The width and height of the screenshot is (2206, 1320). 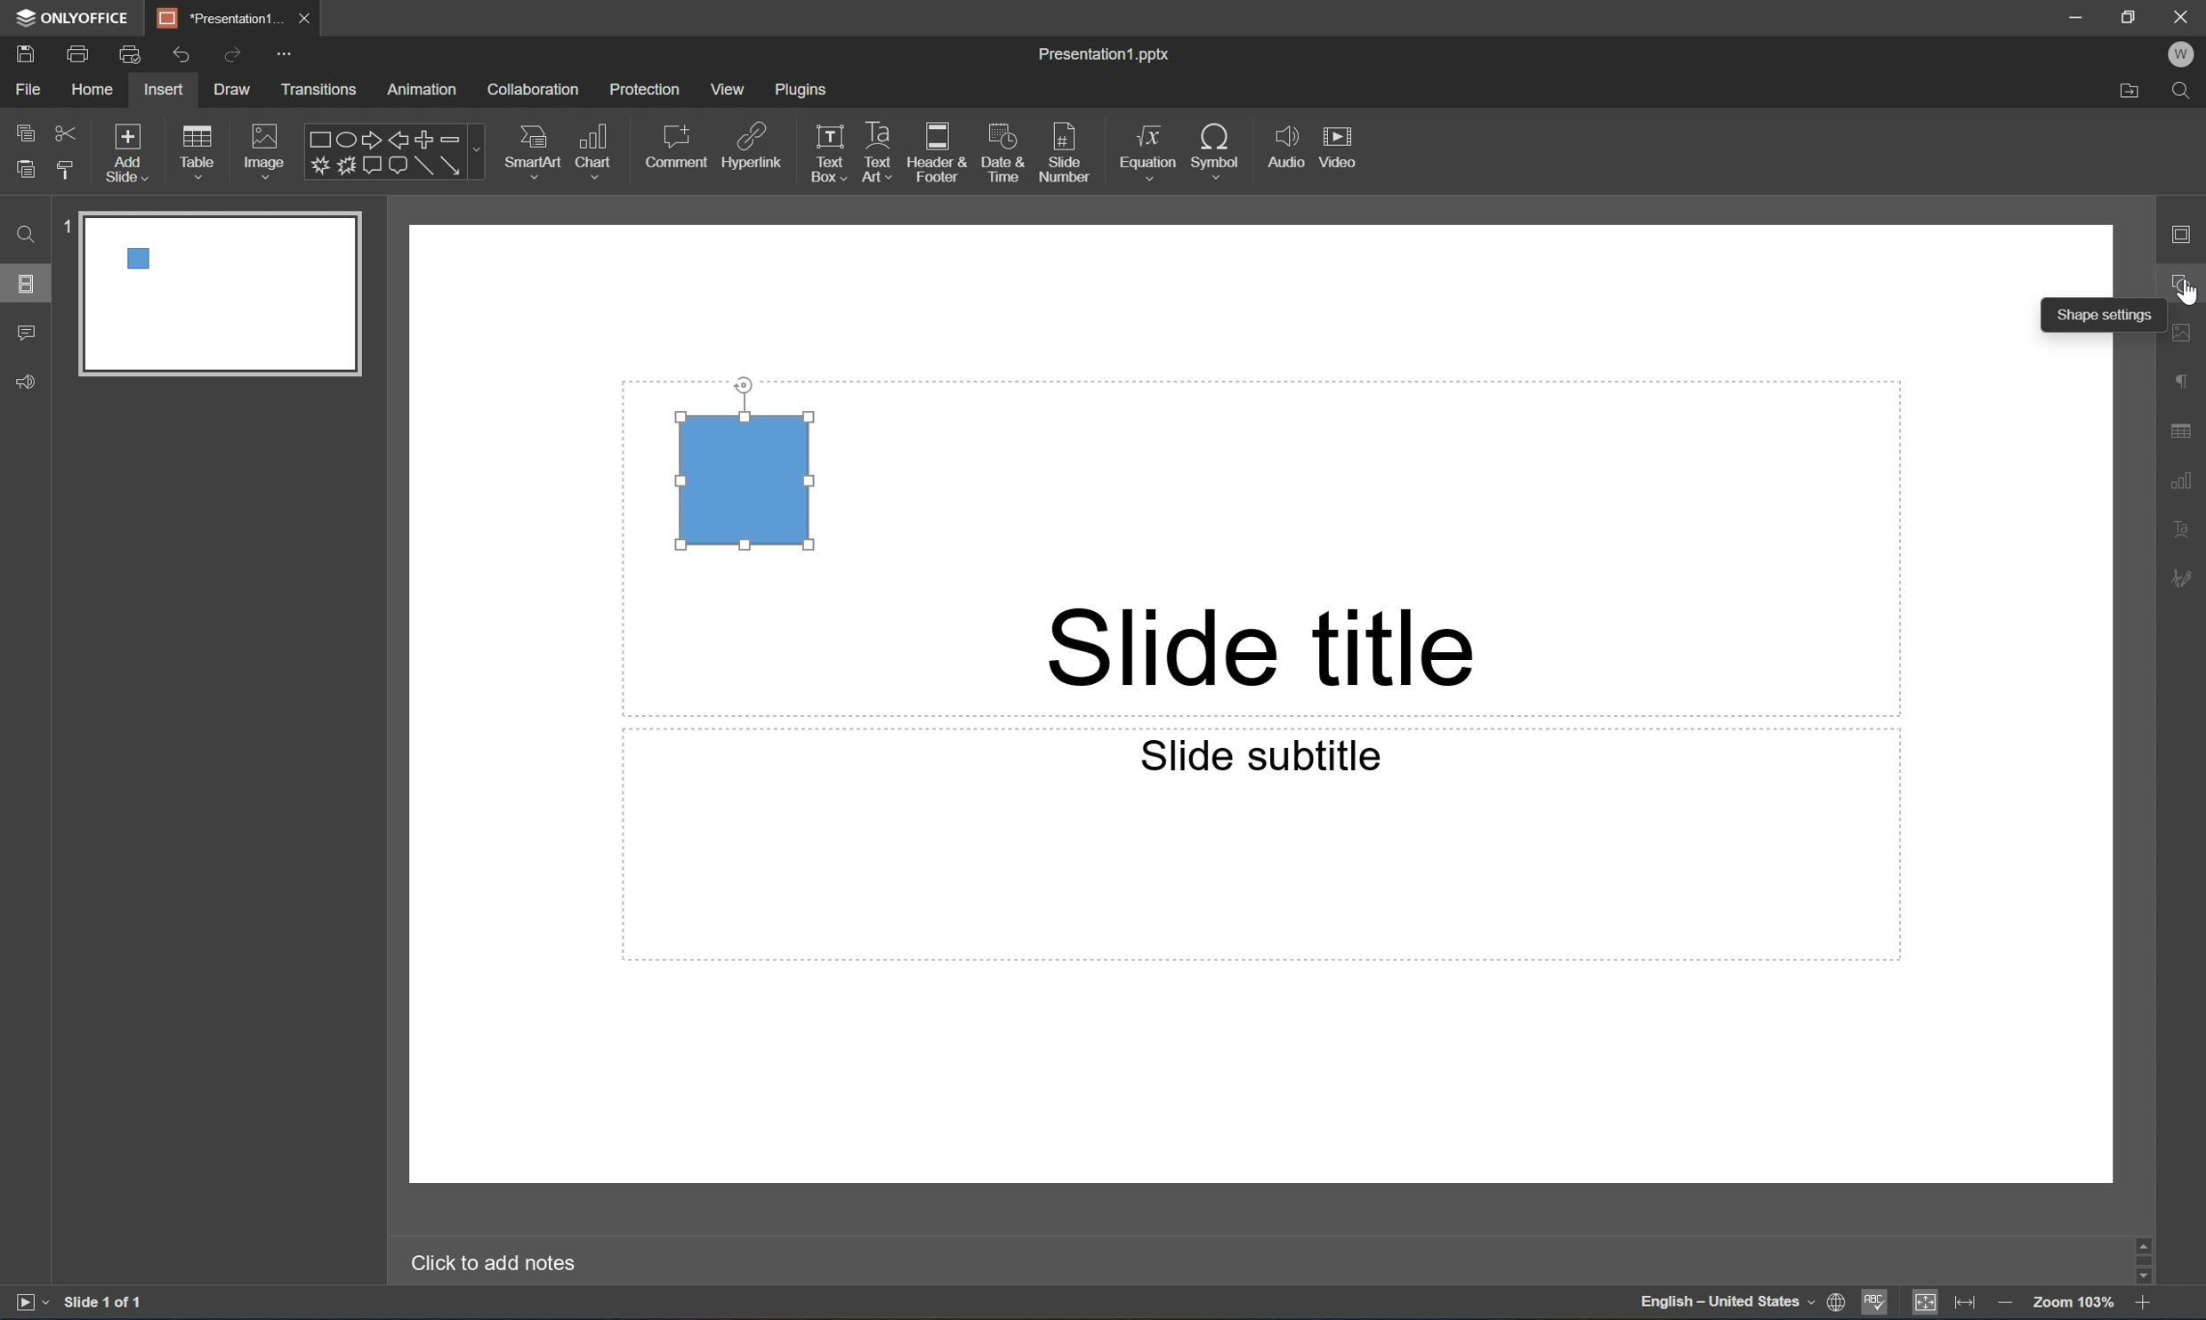 I want to click on , so click(x=370, y=163).